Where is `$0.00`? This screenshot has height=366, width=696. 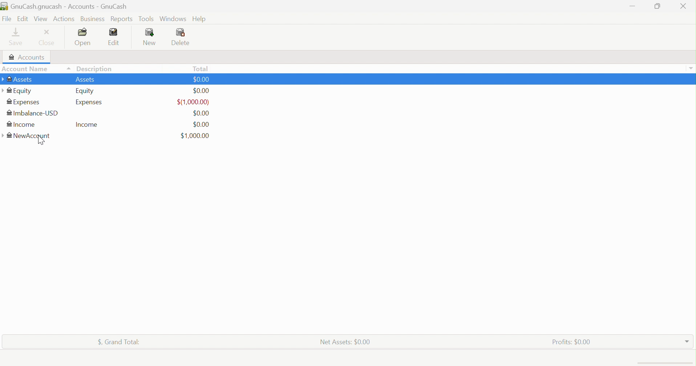
$0.00 is located at coordinates (202, 124).